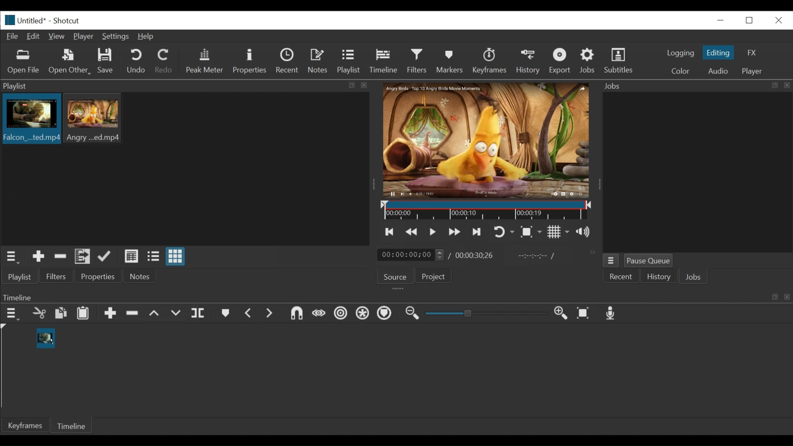 The image size is (793, 446). I want to click on Ripple markers, so click(386, 314).